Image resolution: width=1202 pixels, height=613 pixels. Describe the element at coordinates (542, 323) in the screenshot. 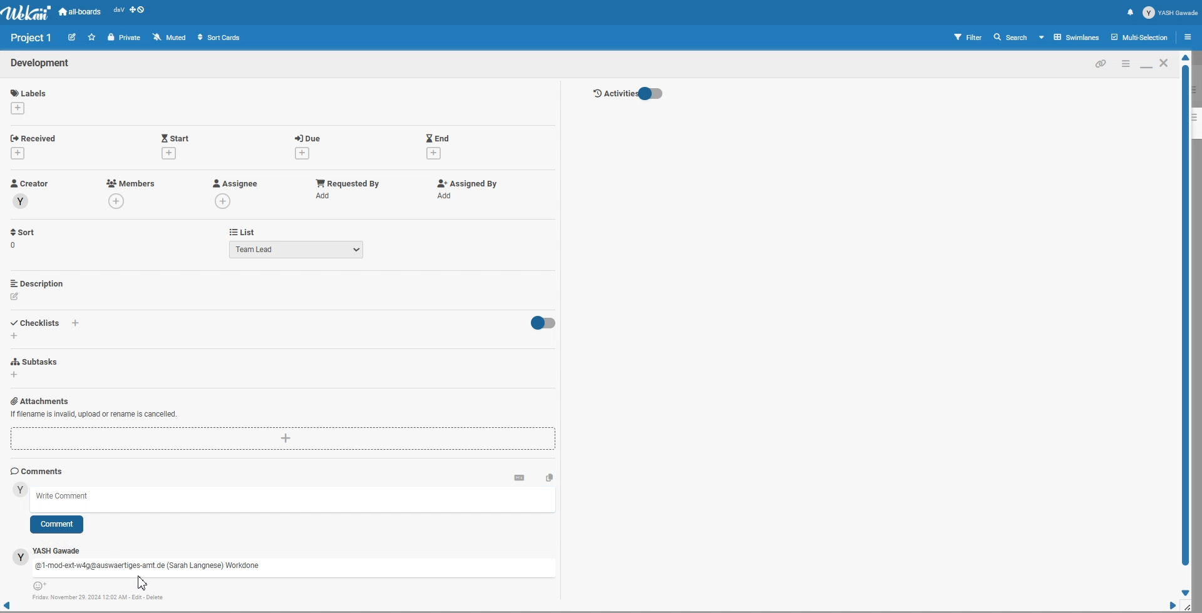

I see `Toggle` at that location.